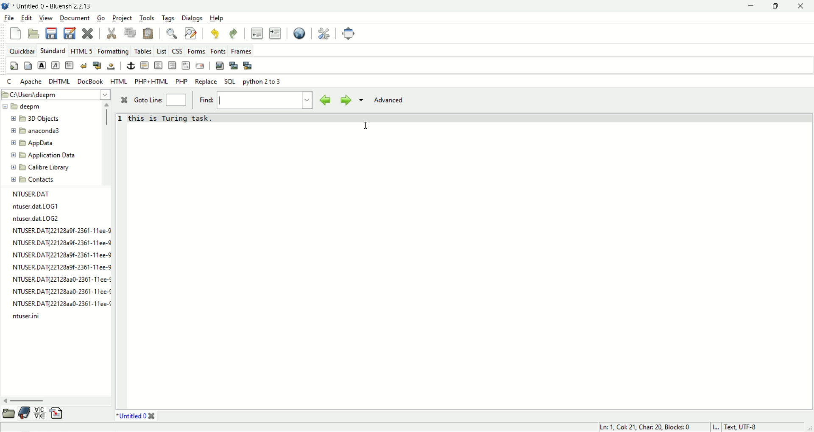 The width and height of the screenshot is (814, 432). What do you see at coordinates (5, 5) in the screenshot?
I see `application icon` at bounding box center [5, 5].